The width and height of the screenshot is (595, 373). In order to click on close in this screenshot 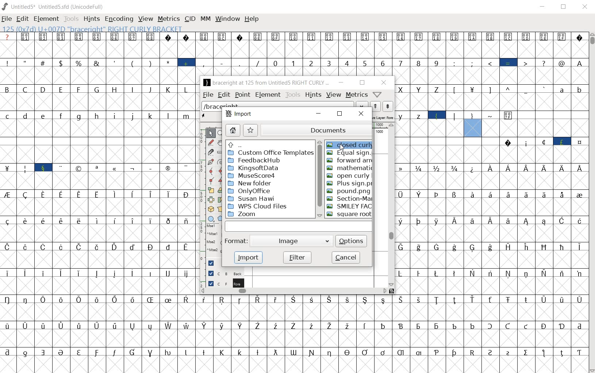, I will do `click(362, 114)`.